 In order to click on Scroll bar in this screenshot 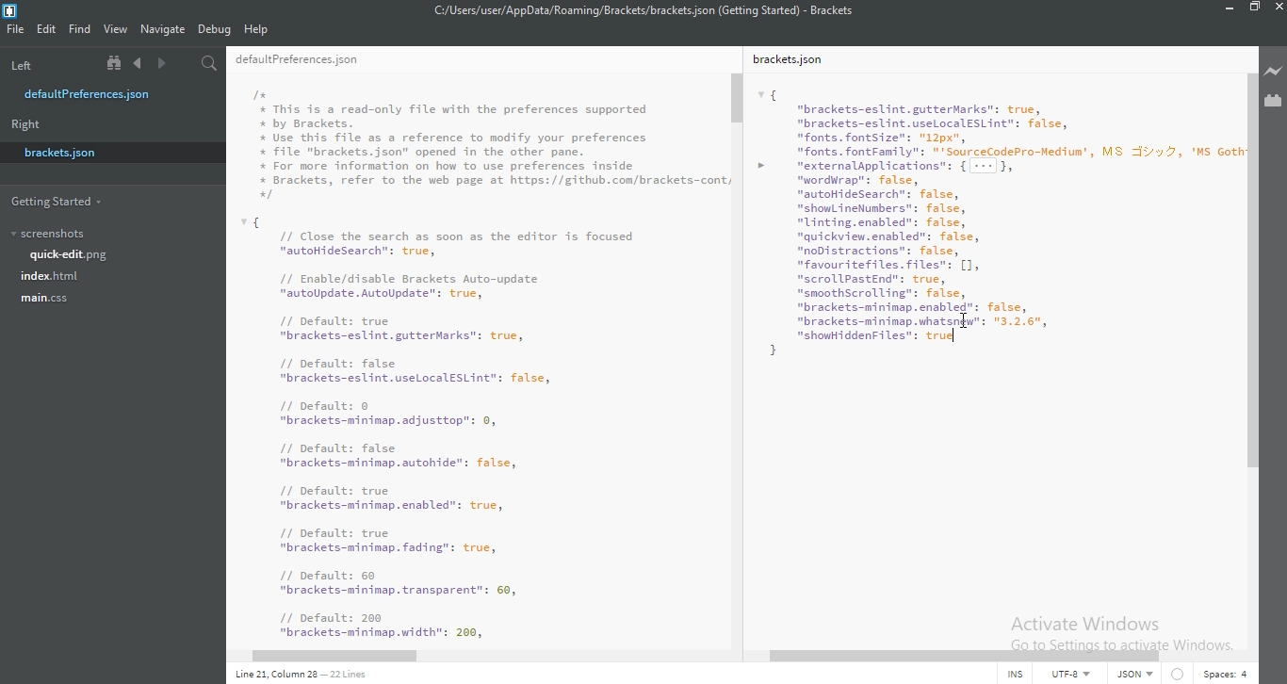, I will do `click(889, 657)`.